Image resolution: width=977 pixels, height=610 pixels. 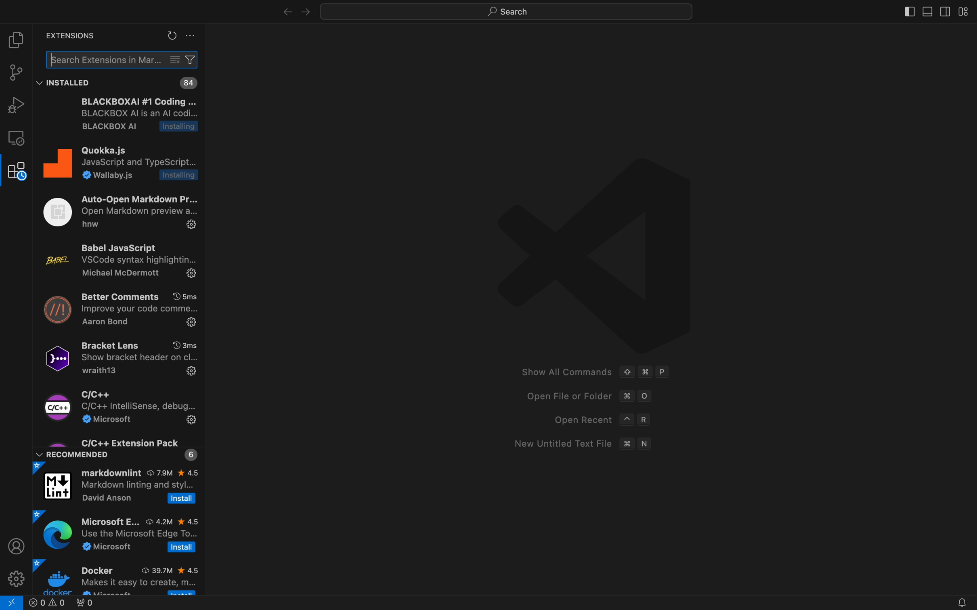 What do you see at coordinates (171, 36) in the screenshot?
I see `reload` at bounding box center [171, 36].